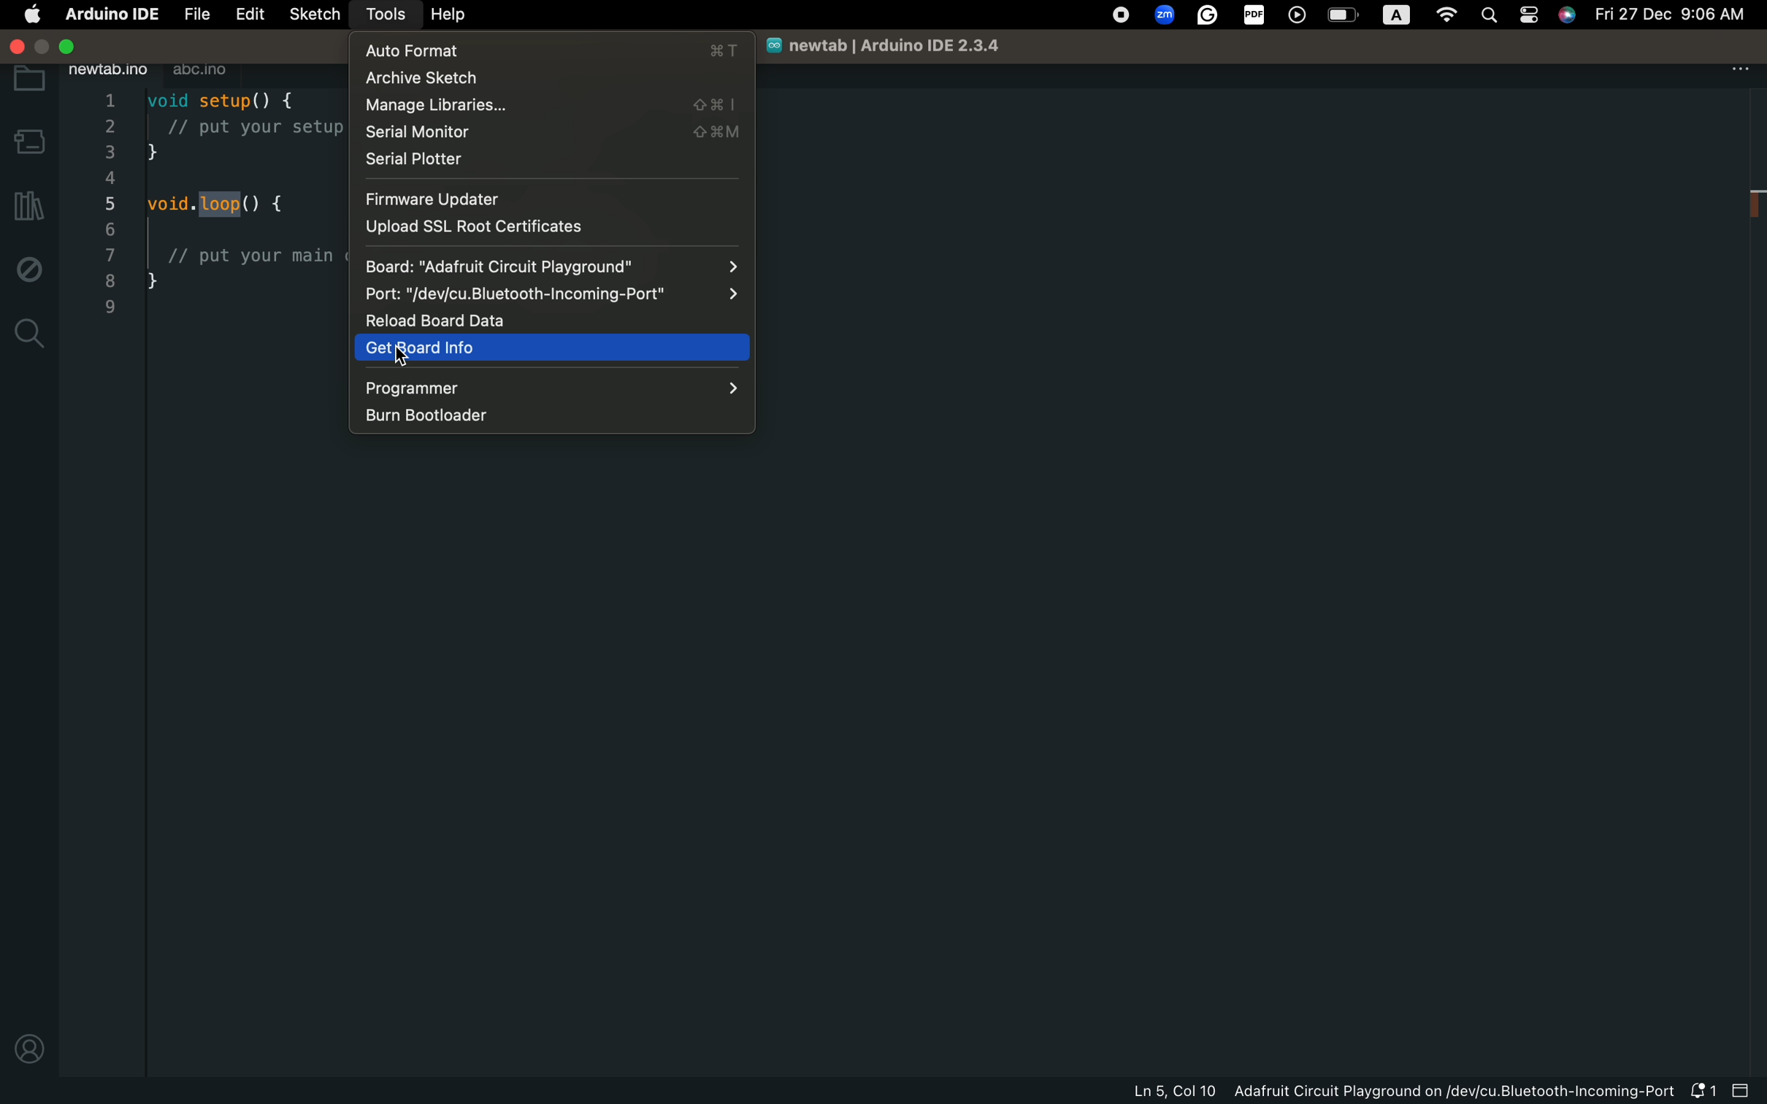 This screenshot has height=1104, width=1767. Describe the element at coordinates (27, 144) in the screenshot. I see `board manager` at that location.